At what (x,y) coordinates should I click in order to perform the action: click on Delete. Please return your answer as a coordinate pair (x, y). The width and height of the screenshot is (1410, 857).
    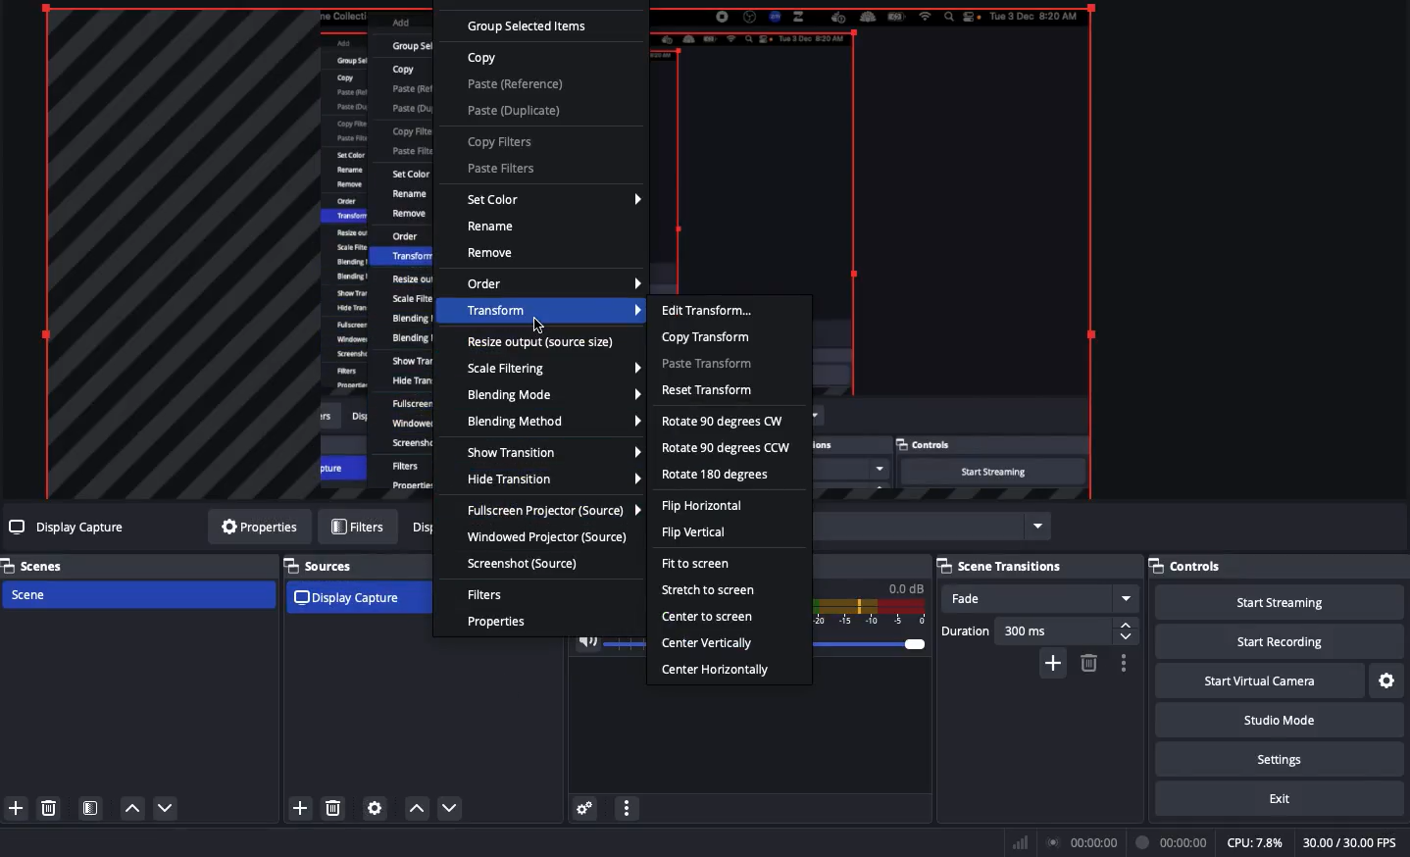
    Looking at the image, I should click on (49, 809).